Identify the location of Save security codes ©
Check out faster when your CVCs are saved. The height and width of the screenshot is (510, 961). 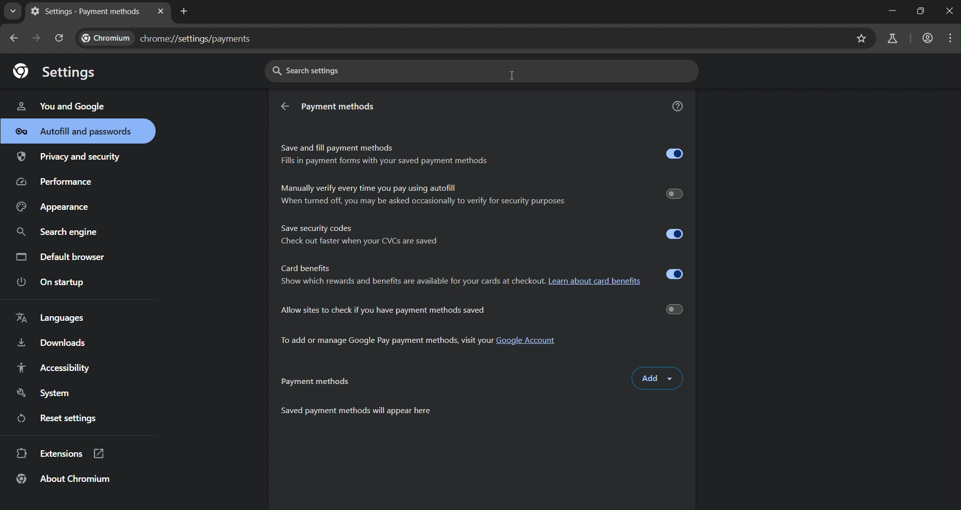
(483, 232).